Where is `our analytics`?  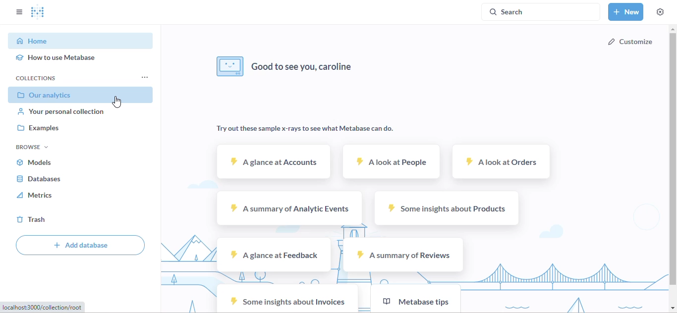 our analytics is located at coordinates (50, 95).